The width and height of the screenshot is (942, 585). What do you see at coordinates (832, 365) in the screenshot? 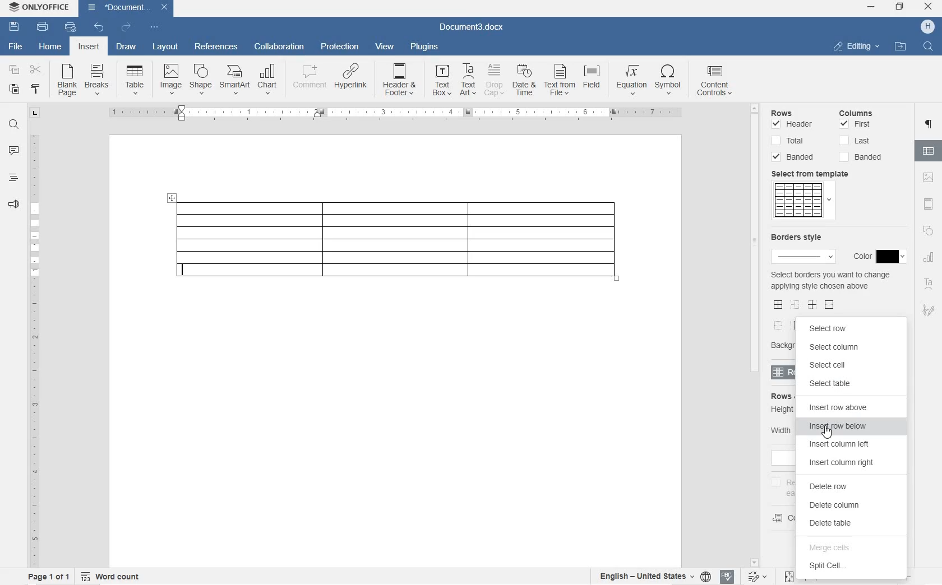
I see `select cell` at bounding box center [832, 365].